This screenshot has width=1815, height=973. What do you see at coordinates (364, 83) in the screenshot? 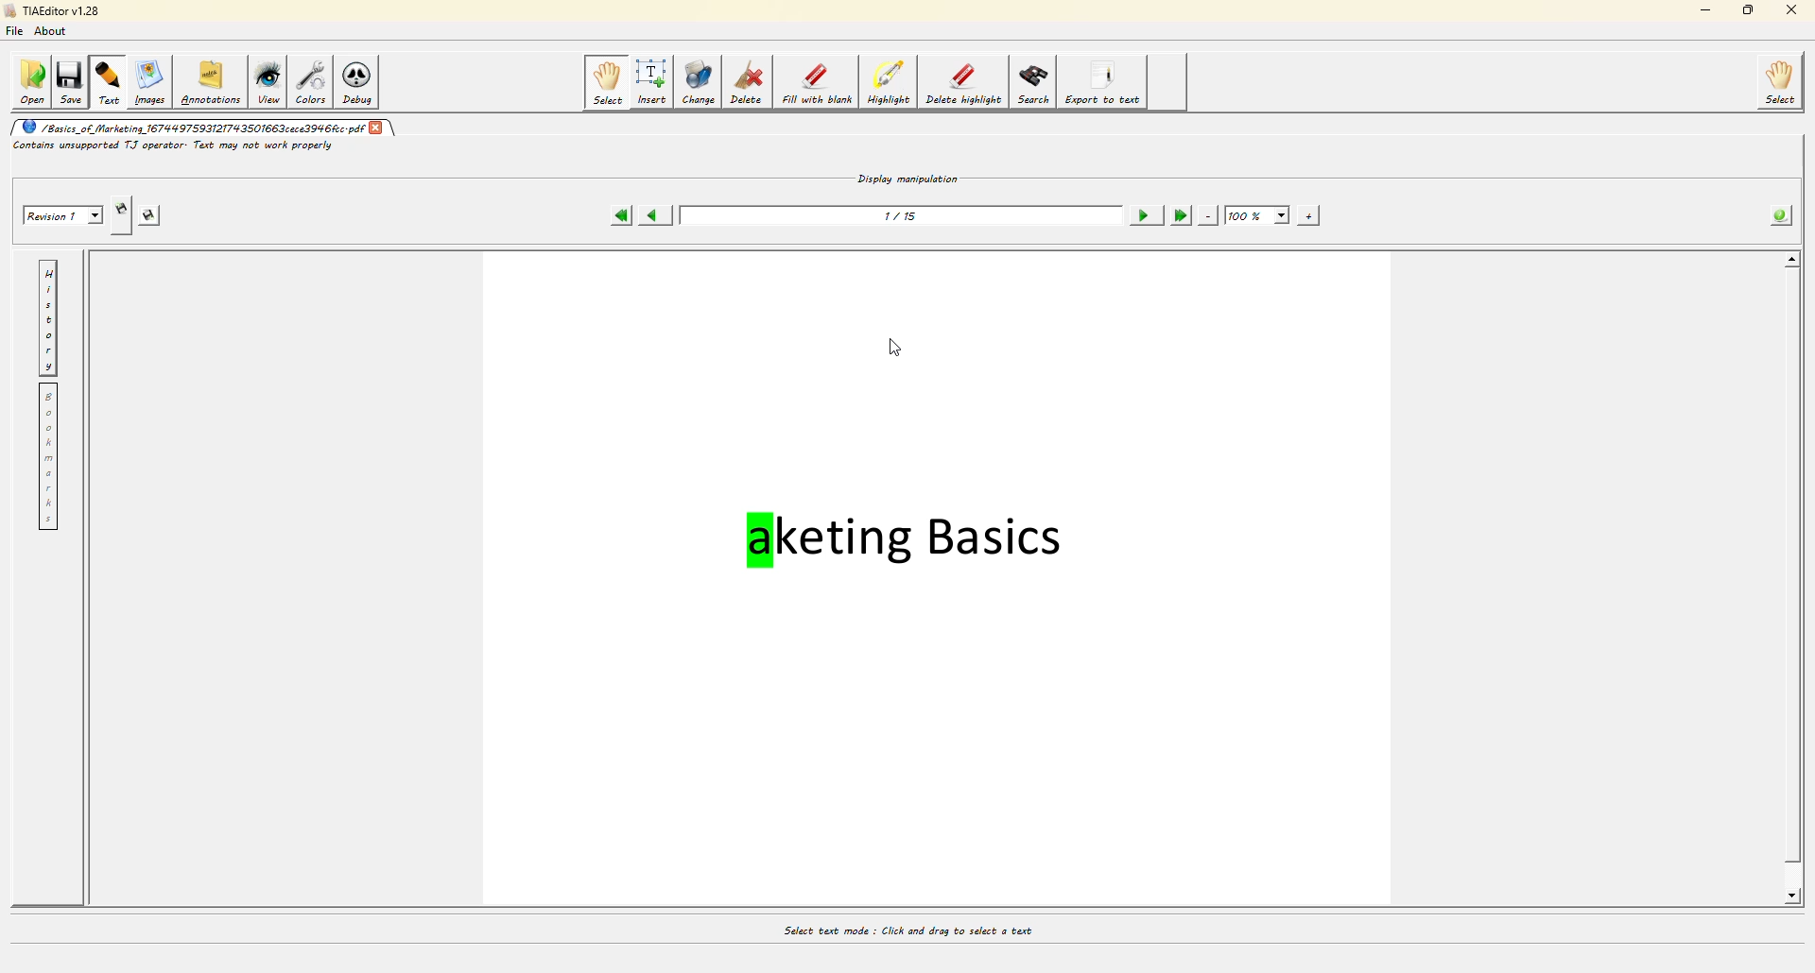
I see `debug` at bounding box center [364, 83].